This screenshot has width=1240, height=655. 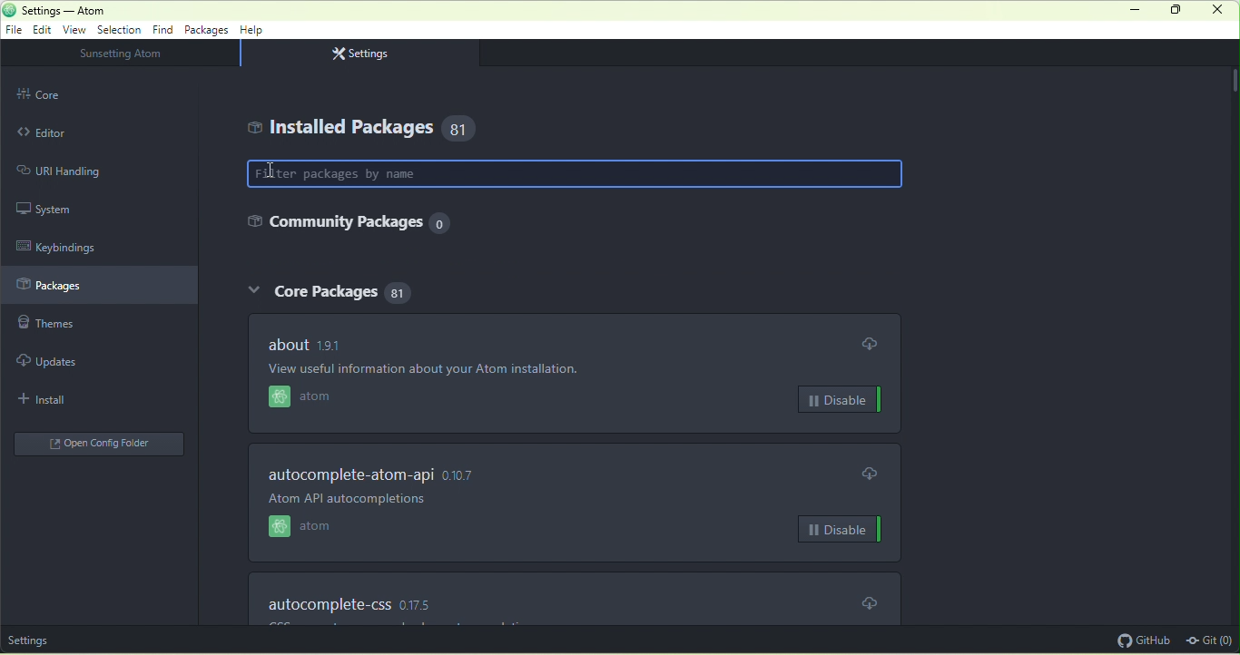 What do you see at coordinates (78, 170) in the screenshot?
I see `uri handling` at bounding box center [78, 170].